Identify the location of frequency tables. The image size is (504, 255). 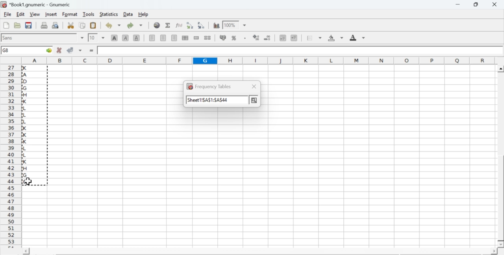
(209, 86).